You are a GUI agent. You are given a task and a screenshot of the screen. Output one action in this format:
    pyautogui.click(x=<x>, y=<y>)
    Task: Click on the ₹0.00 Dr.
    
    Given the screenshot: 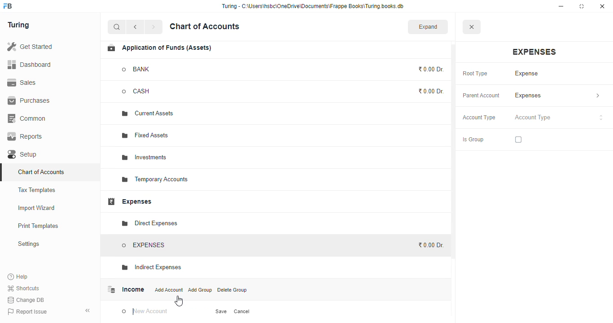 What is the action you would take?
    pyautogui.click(x=432, y=91)
    